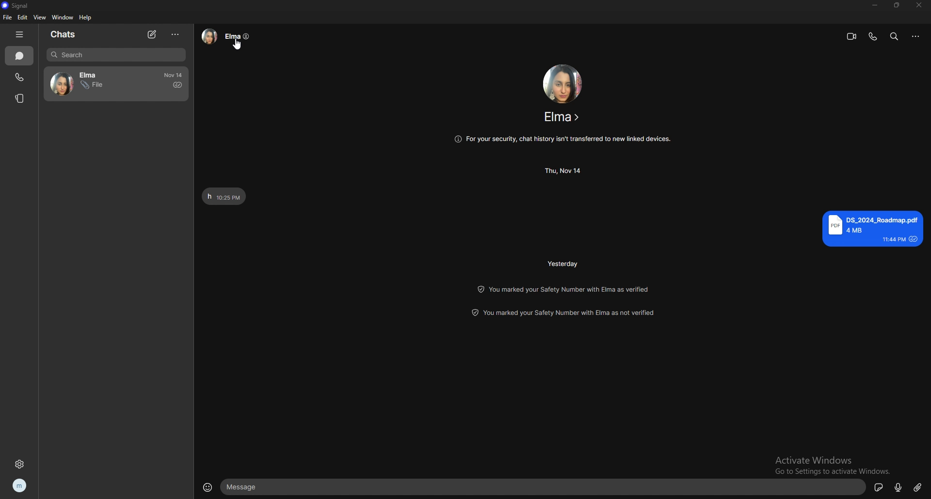 Image resolution: width=931 pixels, height=499 pixels. What do you see at coordinates (116, 54) in the screenshot?
I see `search messages` at bounding box center [116, 54].